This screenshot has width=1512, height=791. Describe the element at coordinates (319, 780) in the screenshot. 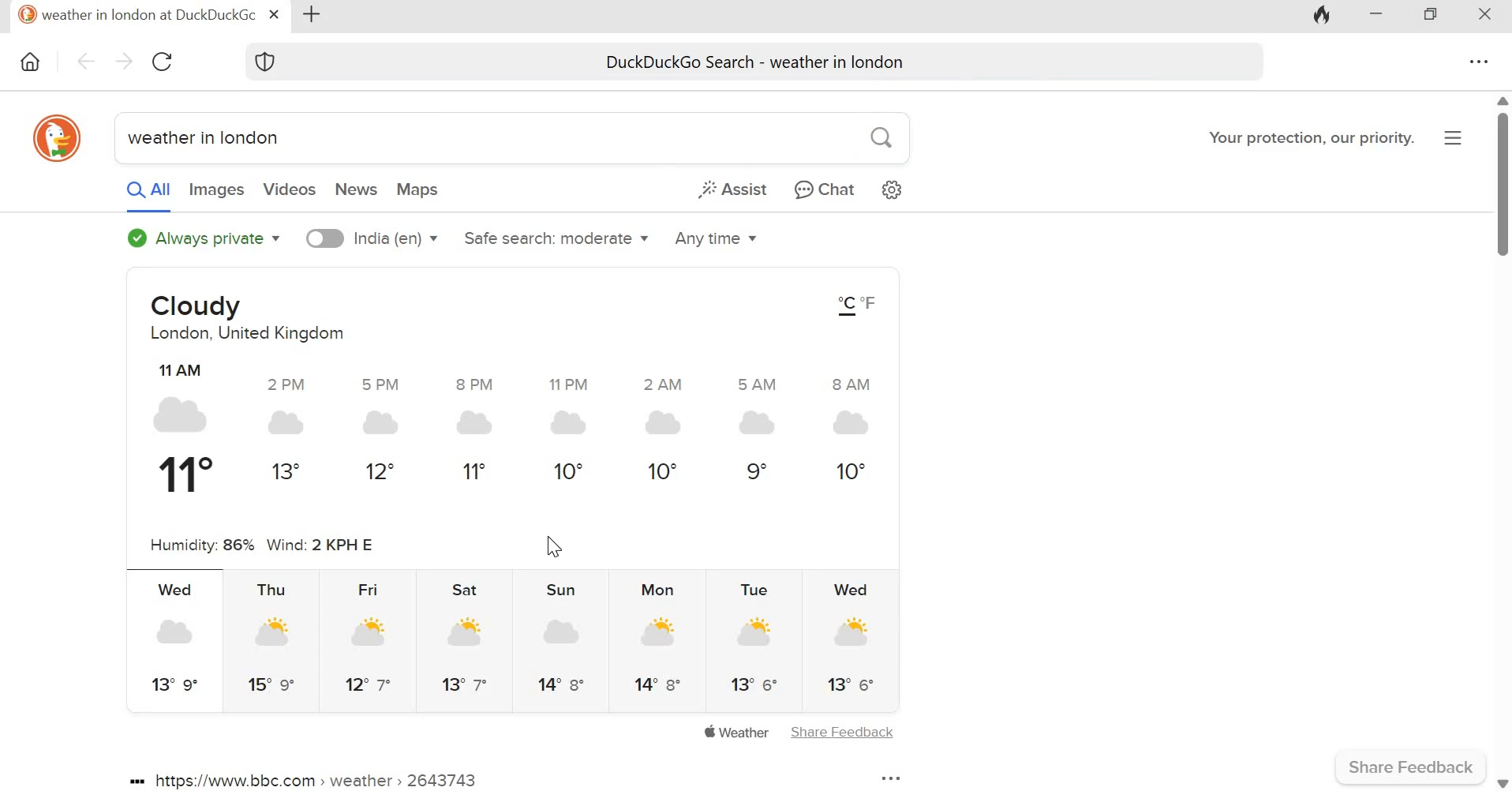

I see `https://www.bbc.com > weather » 2643743` at that location.